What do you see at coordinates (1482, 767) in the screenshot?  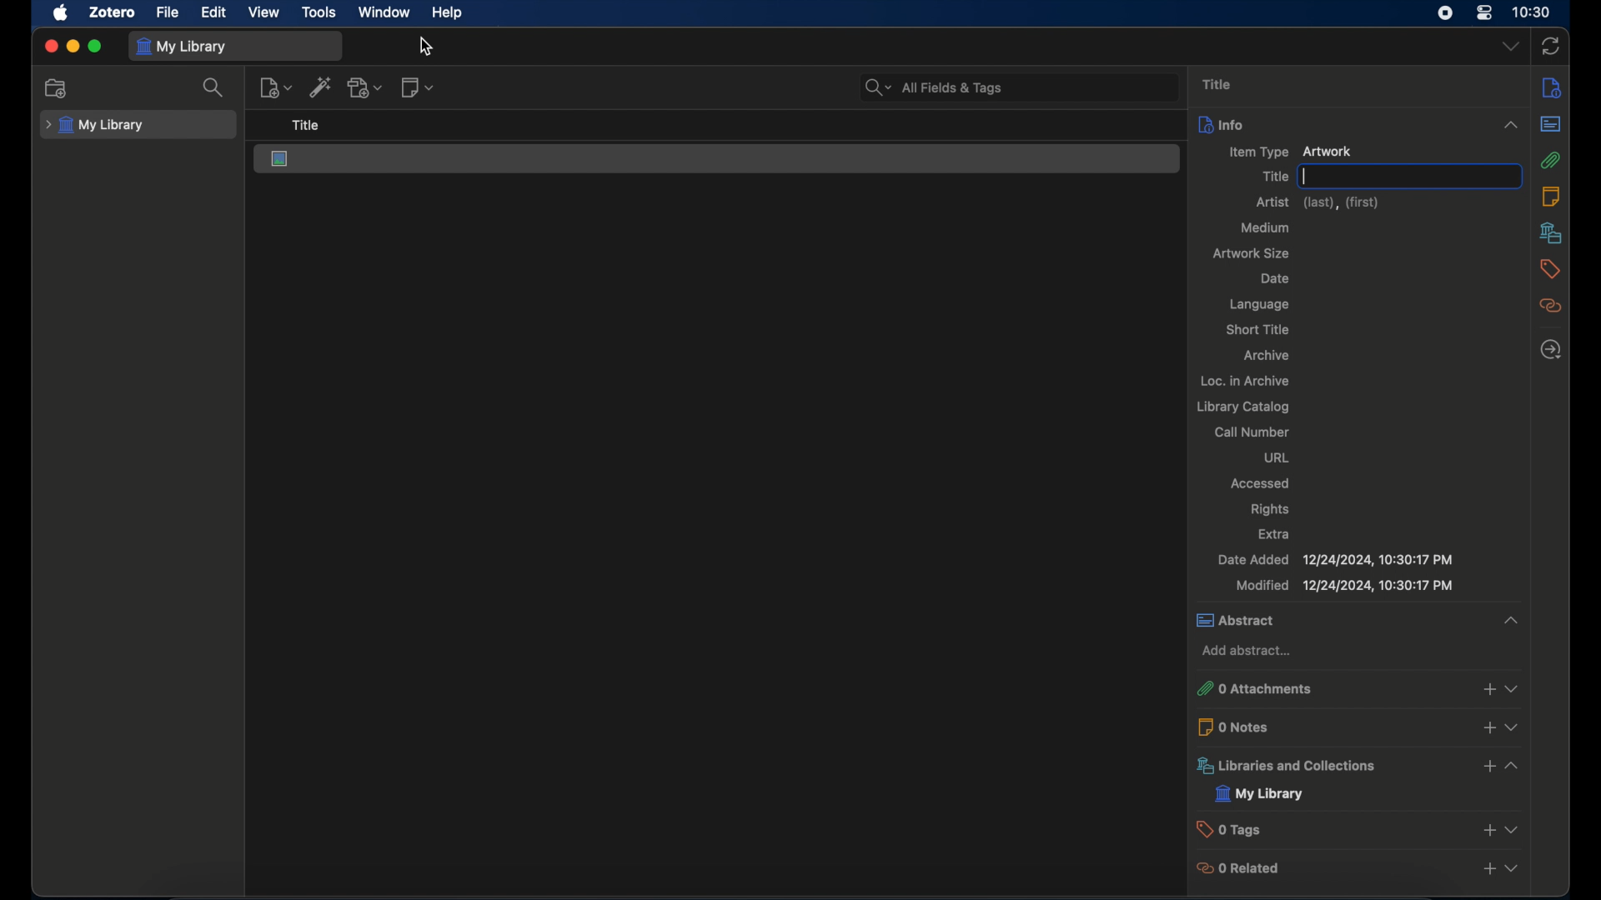 I see `add` at bounding box center [1482, 767].